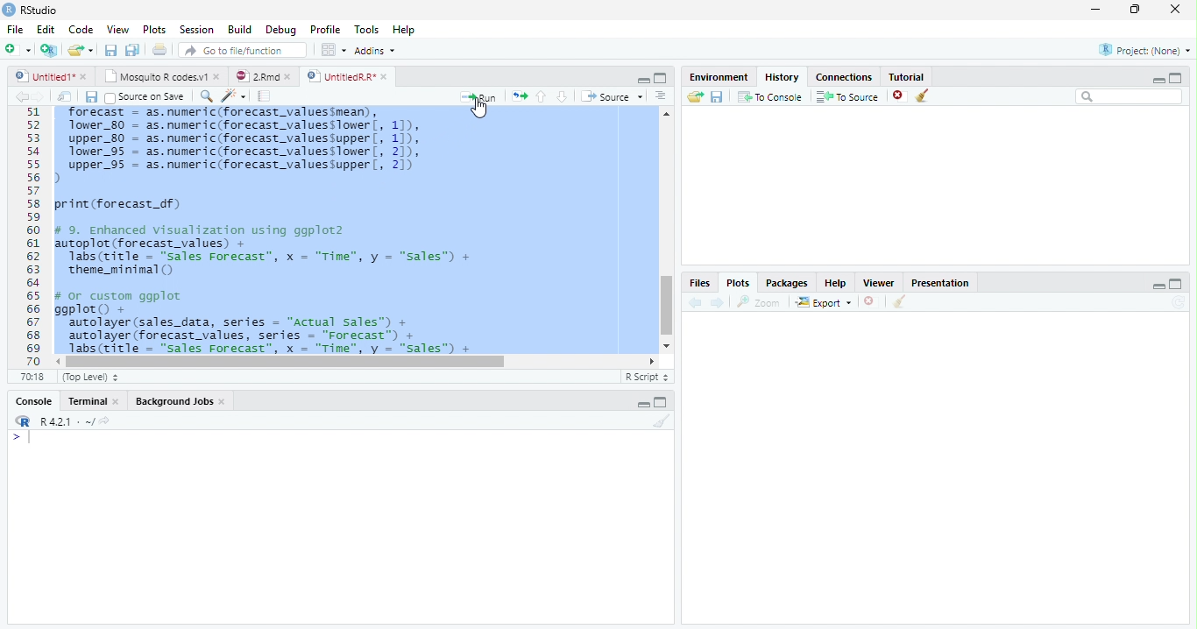  I want to click on Source, so click(613, 96).